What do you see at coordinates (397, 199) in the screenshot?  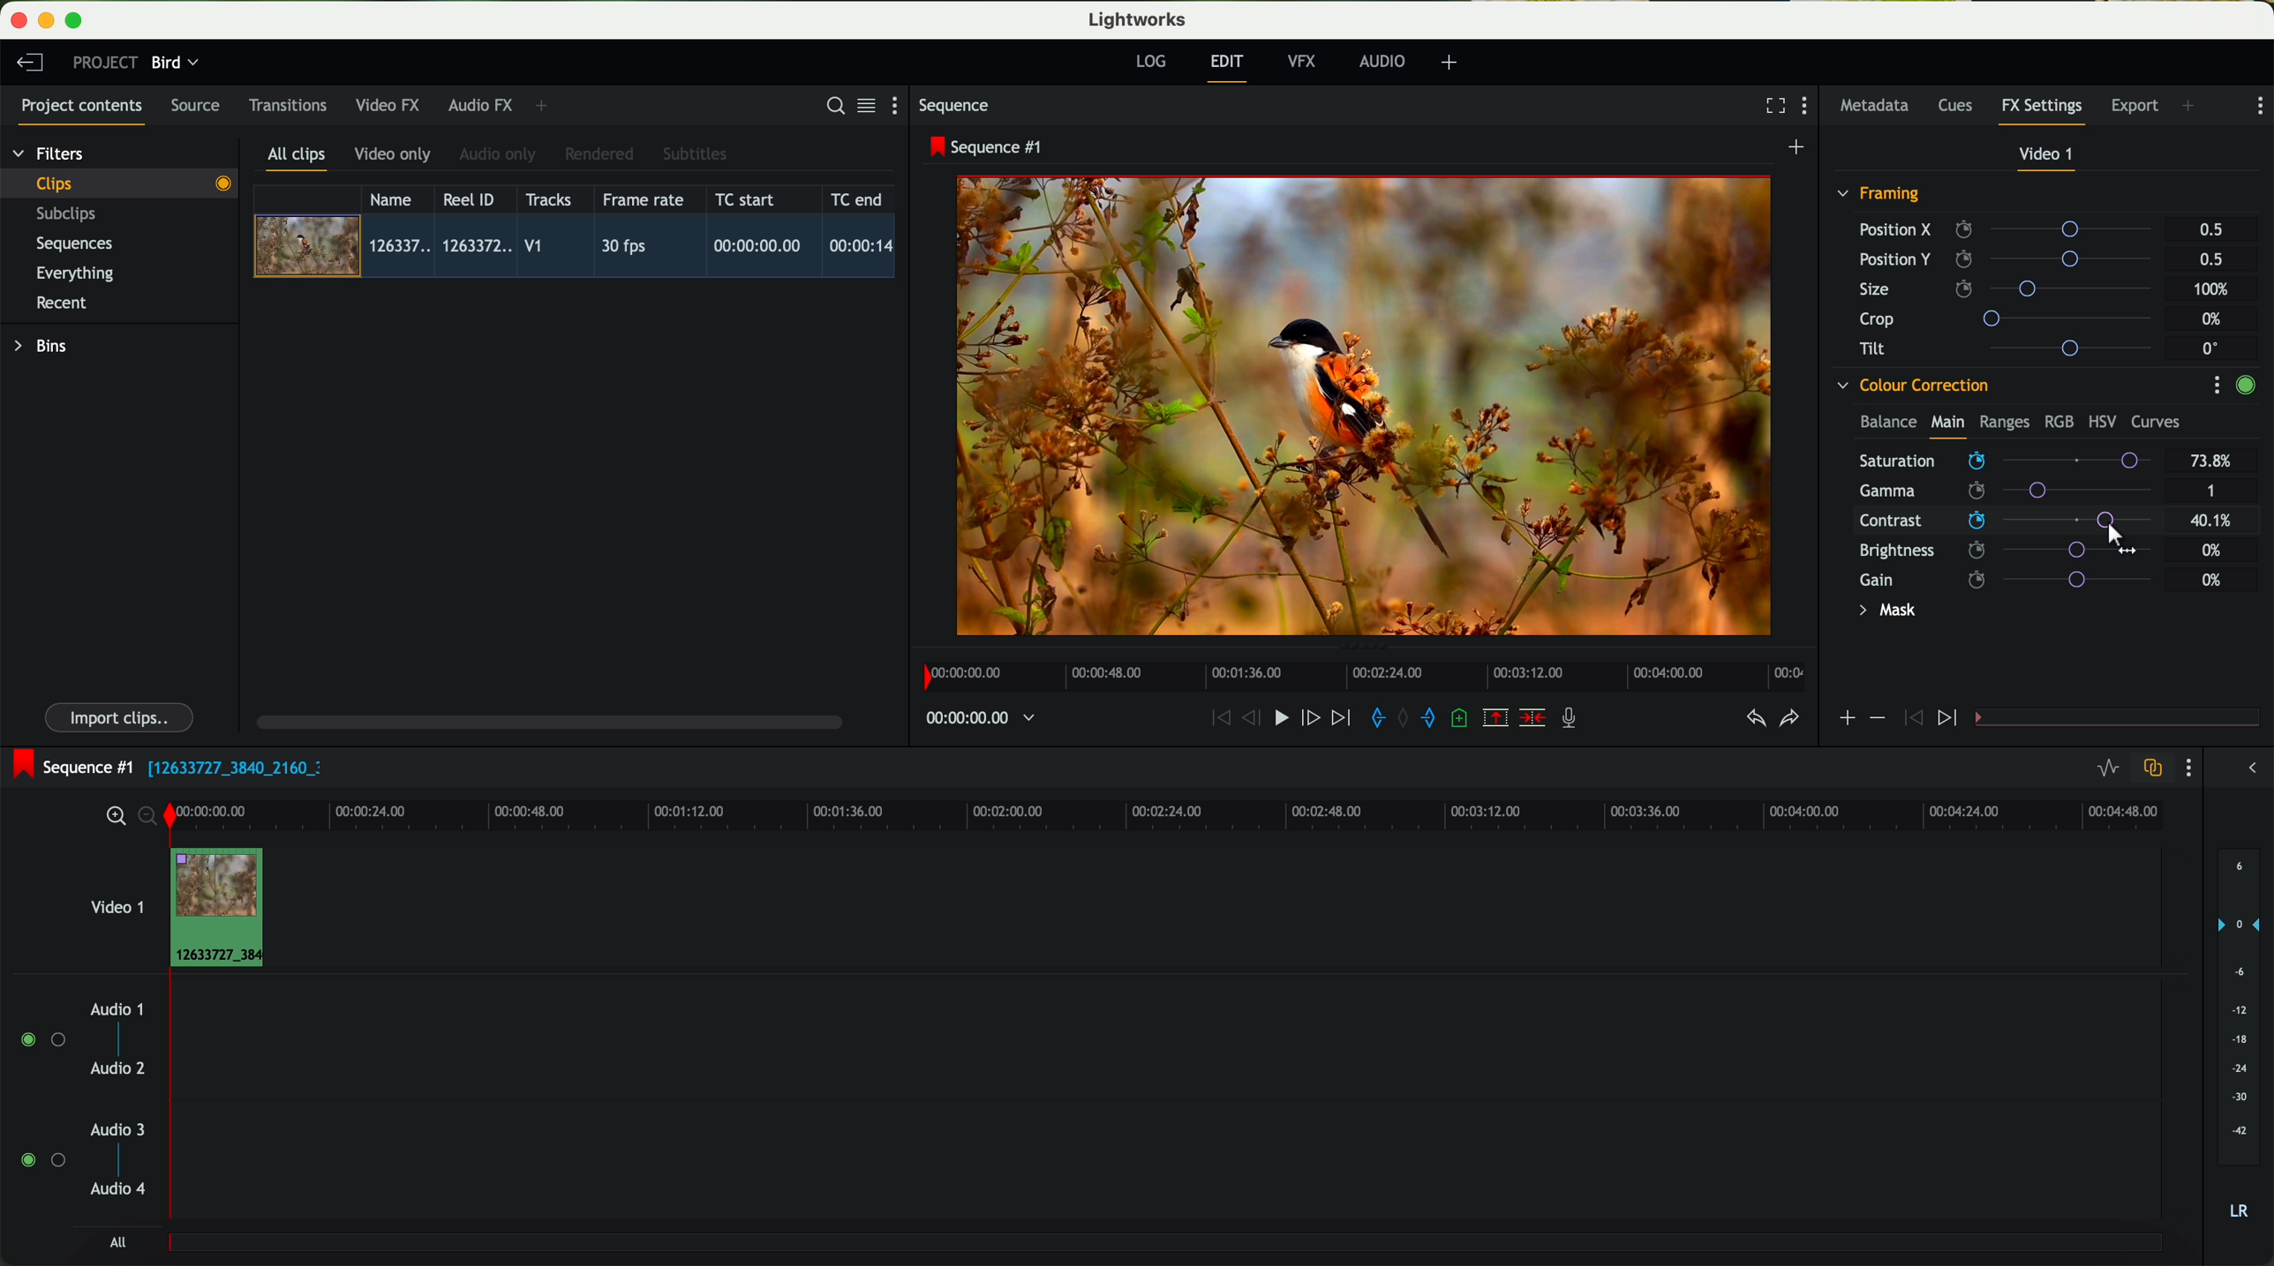 I see `name` at bounding box center [397, 199].